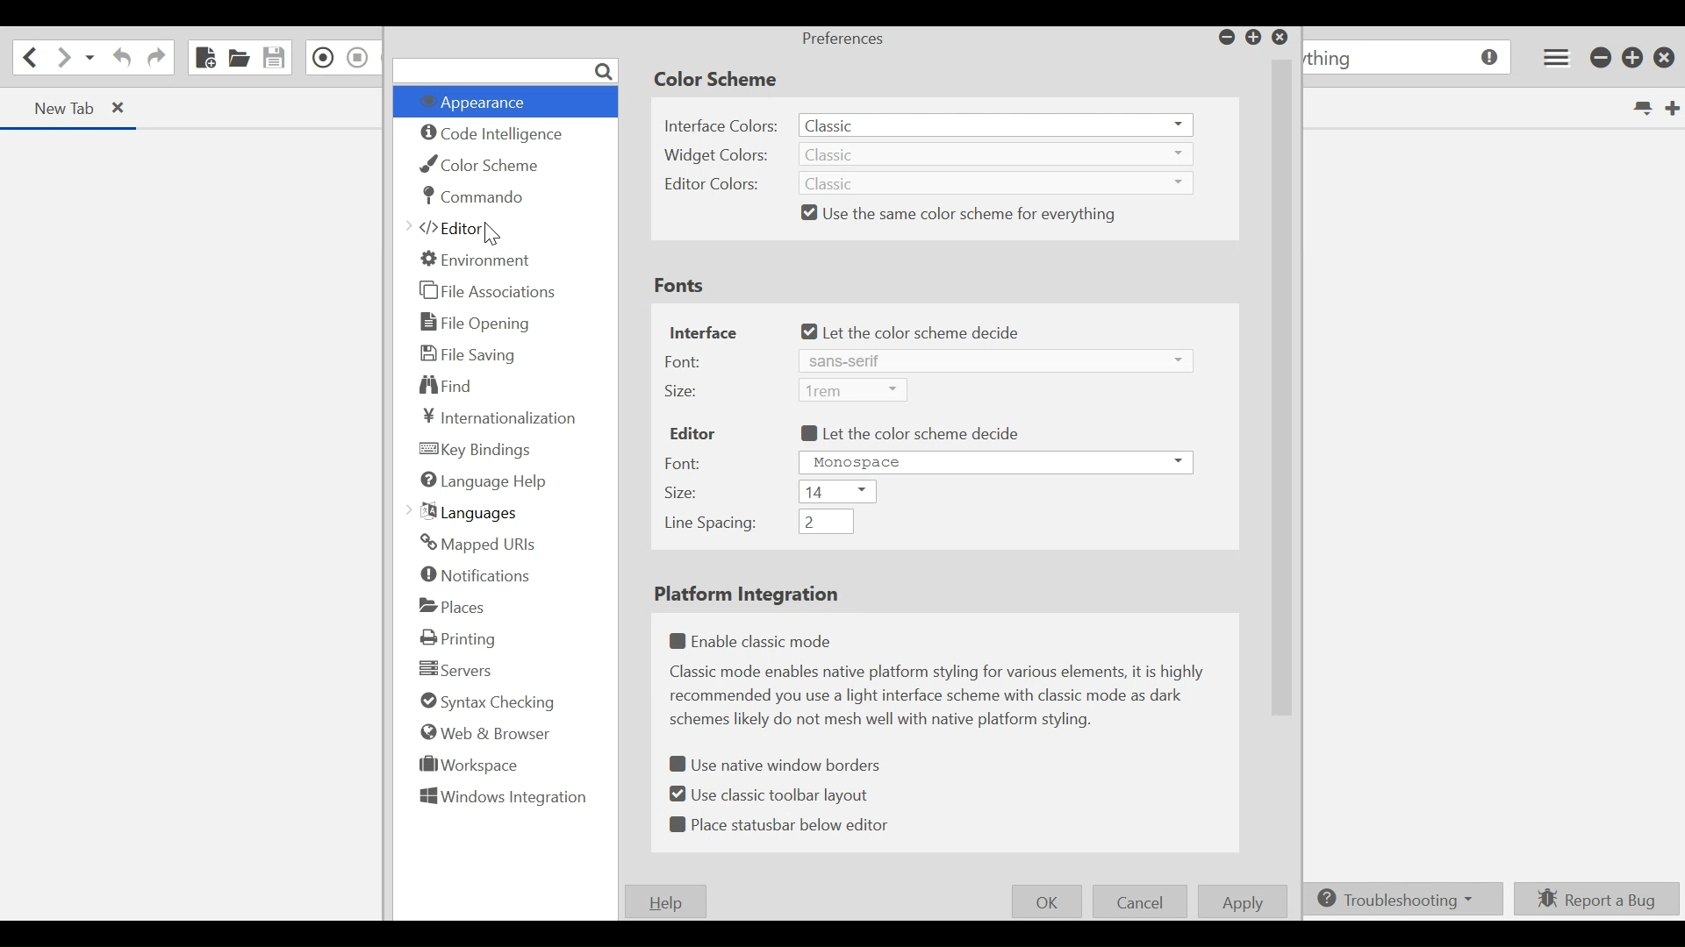 This screenshot has height=947, width=1685. What do you see at coordinates (1672, 106) in the screenshot?
I see `New Tab` at bounding box center [1672, 106].